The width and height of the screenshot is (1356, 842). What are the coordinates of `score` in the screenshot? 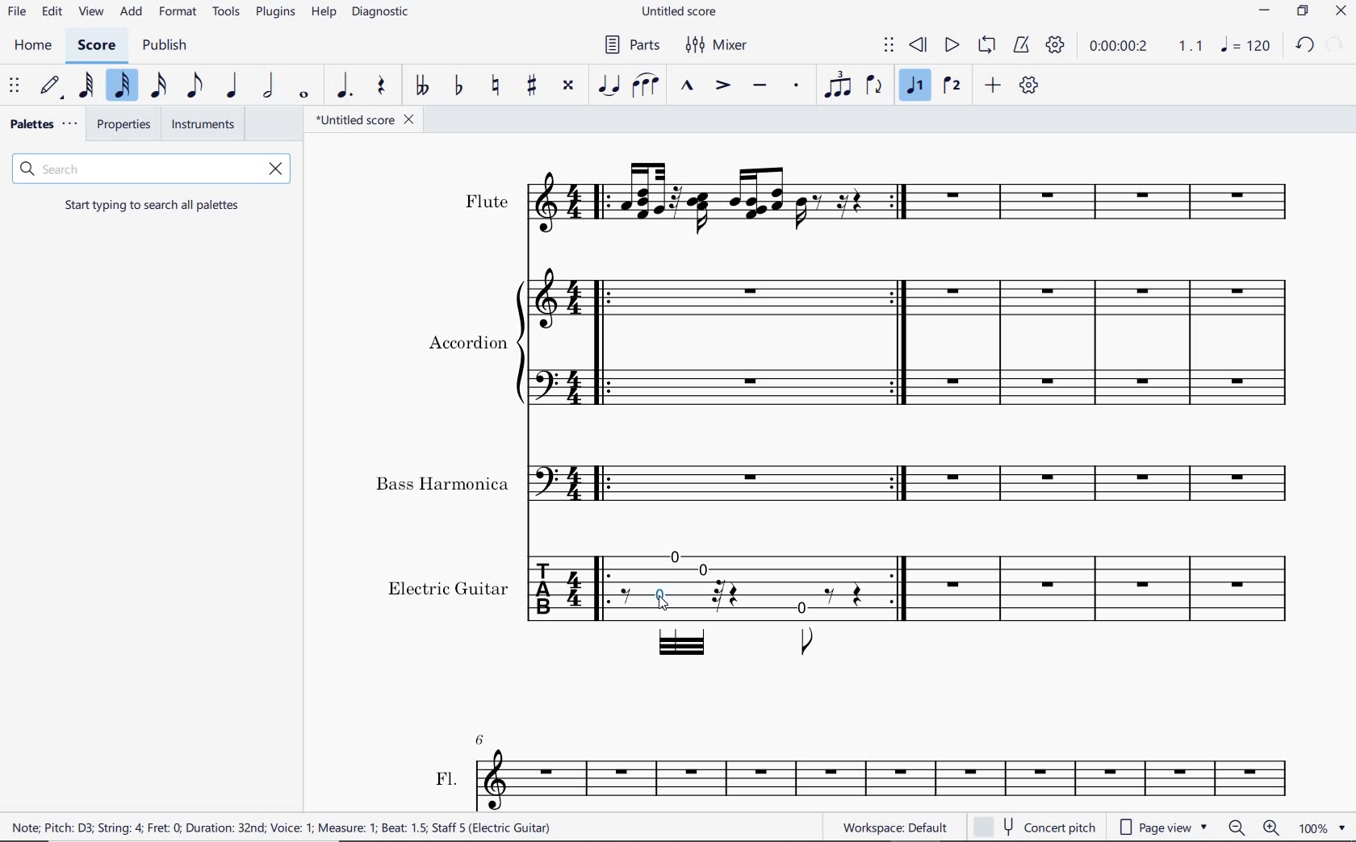 It's located at (98, 46).